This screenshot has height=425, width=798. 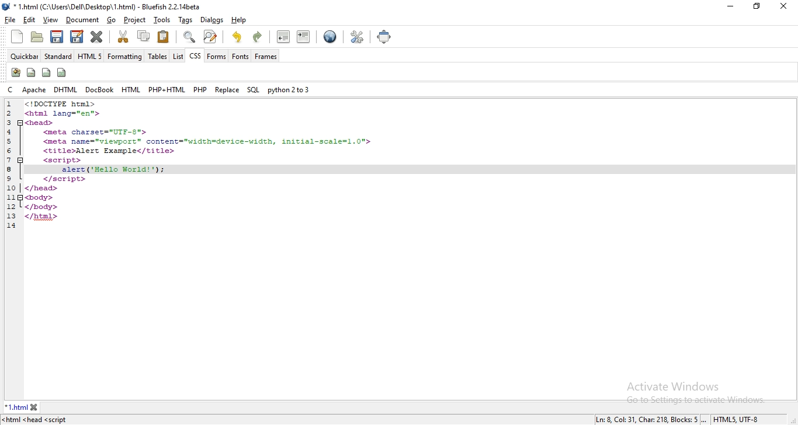 I want to click on zoom, so click(x=188, y=37).